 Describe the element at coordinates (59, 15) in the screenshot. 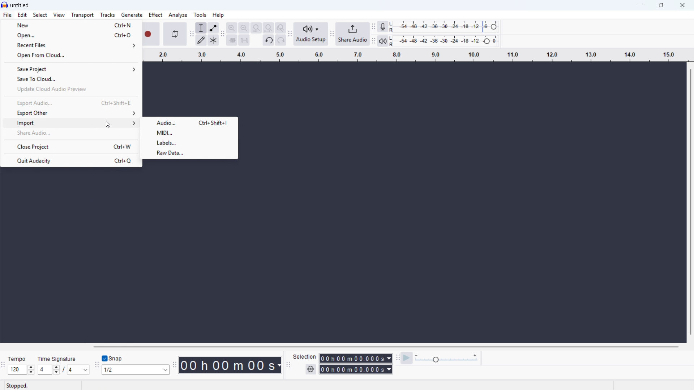

I see `view ` at that location.